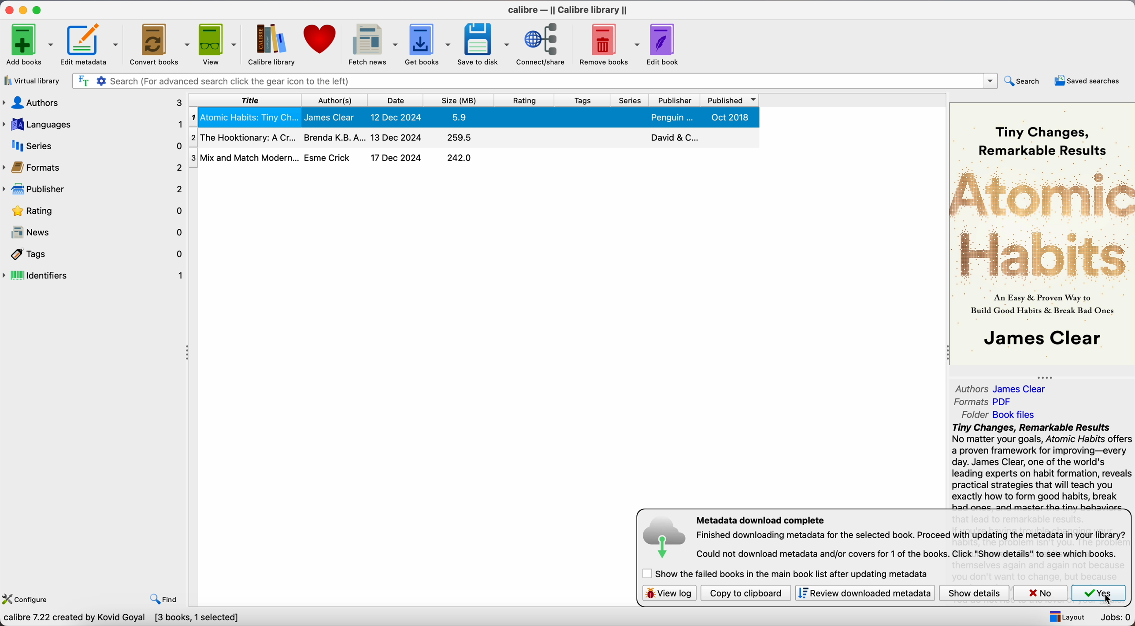 The image size is (1135, 626). Describe the element at coordinates (93, 124) in the screenshot. I see `languages` at that location.